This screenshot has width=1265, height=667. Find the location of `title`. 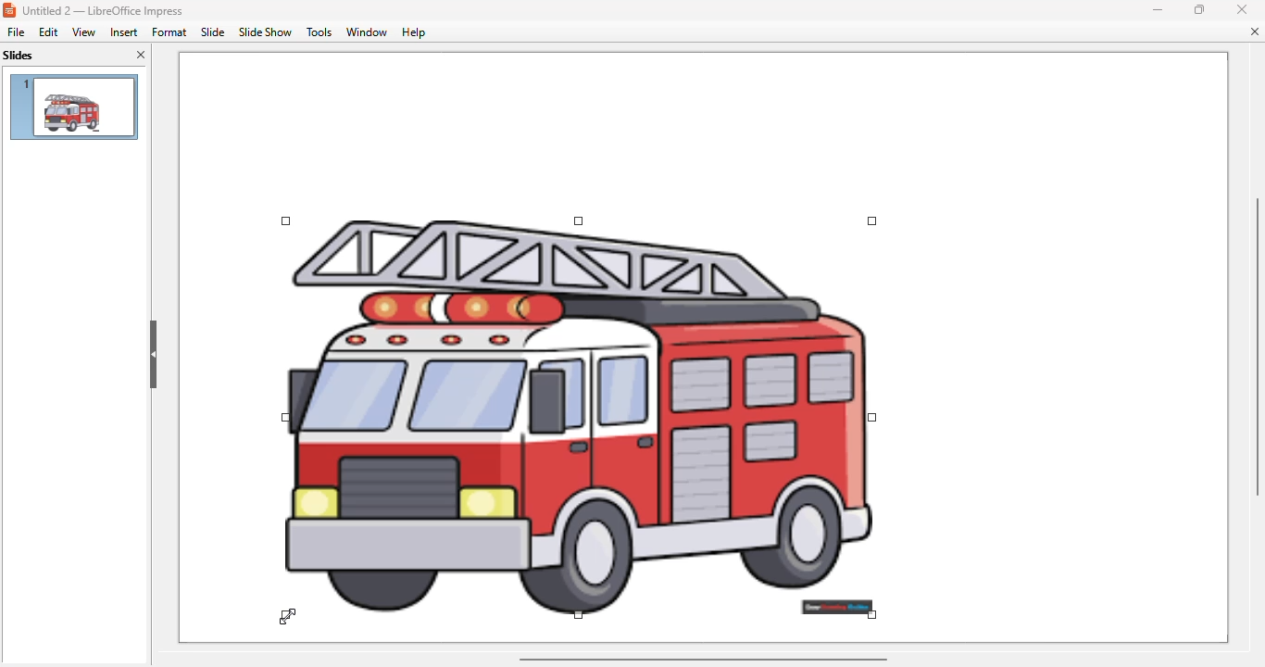

title is located at coordinates (103, 10).